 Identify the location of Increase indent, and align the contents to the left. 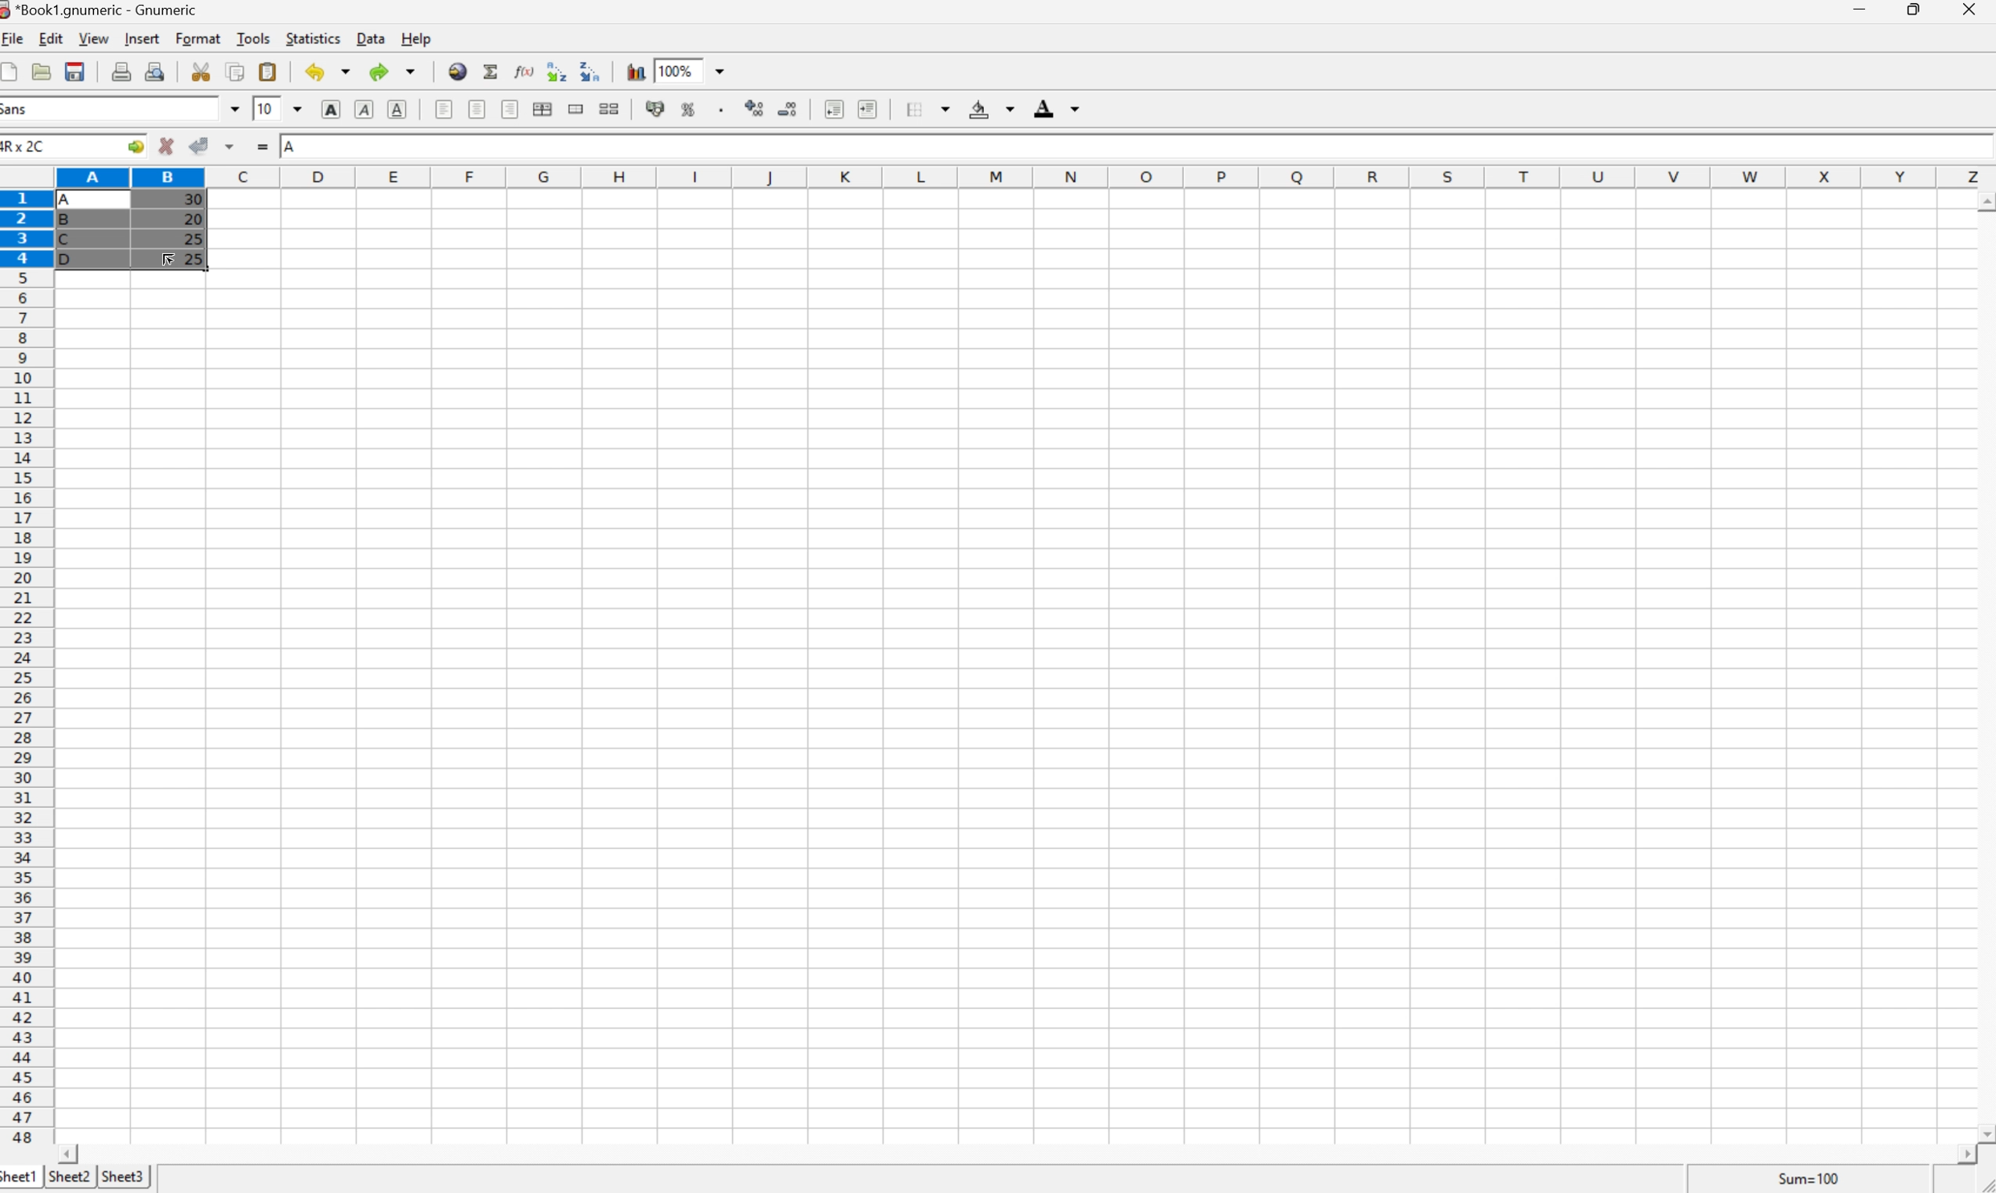
(872, 109).